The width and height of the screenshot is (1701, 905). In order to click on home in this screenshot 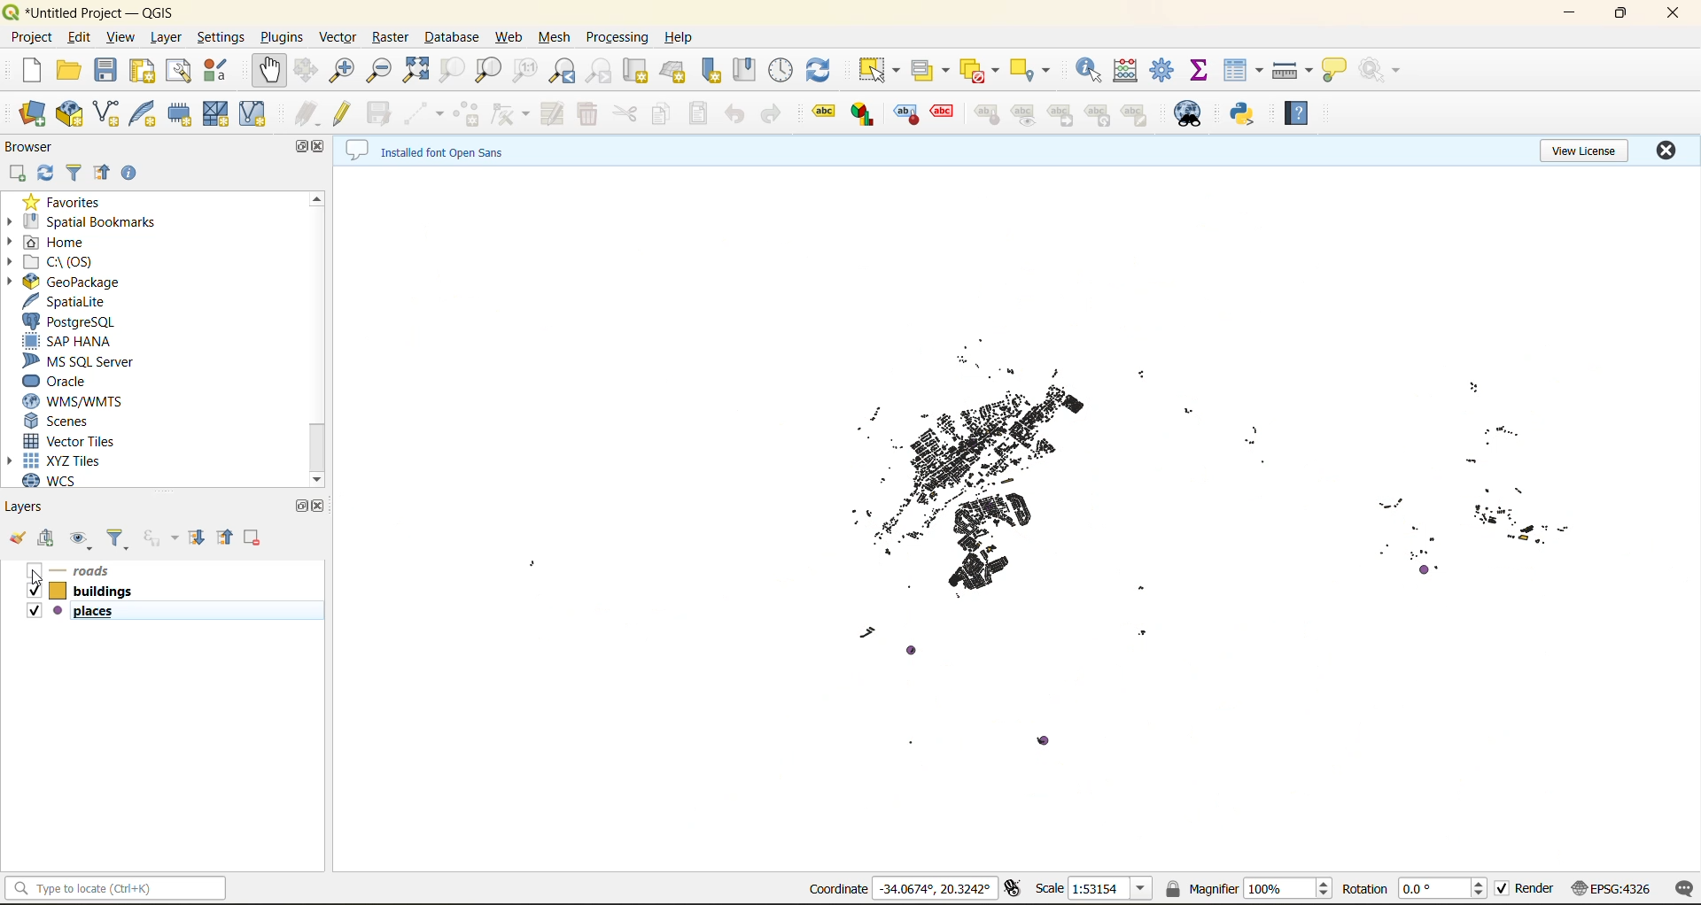, I will do `click(72, 242)`.